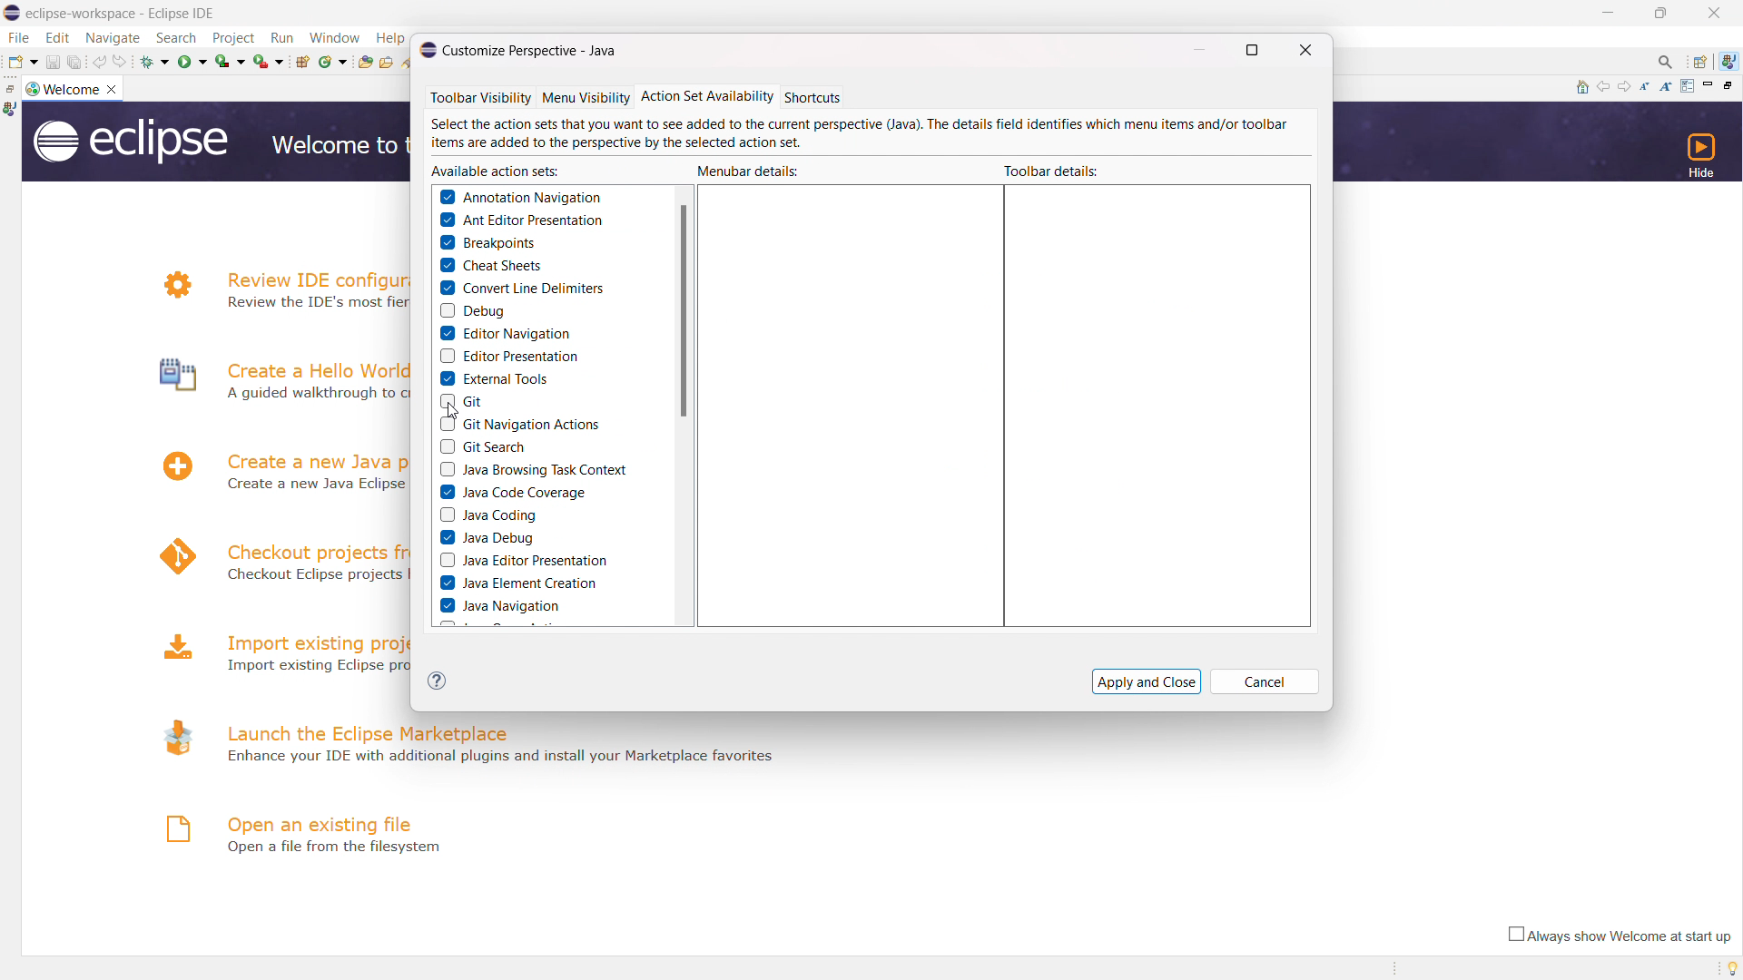  I want to click on git navigation actions, so click(519, 423).